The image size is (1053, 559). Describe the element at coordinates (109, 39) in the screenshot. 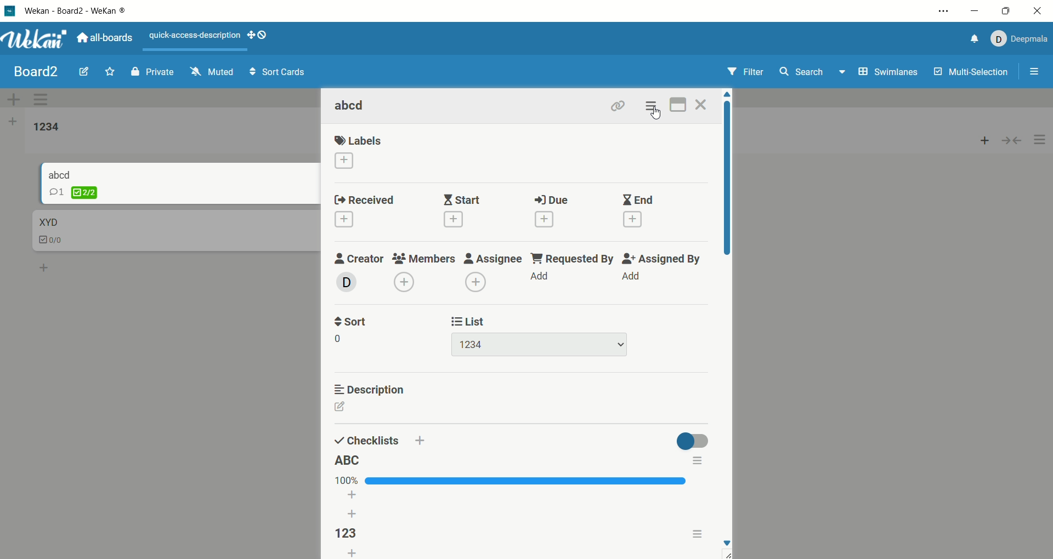

I see `all boards` at that location.